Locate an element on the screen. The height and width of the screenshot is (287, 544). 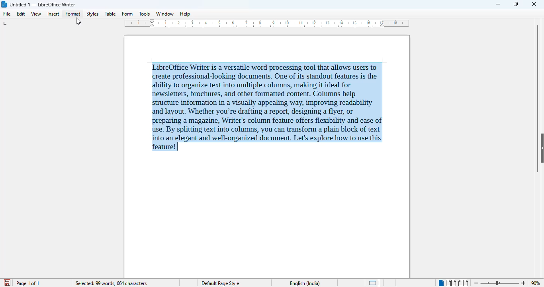
tools is located at coordinates (144, 14).